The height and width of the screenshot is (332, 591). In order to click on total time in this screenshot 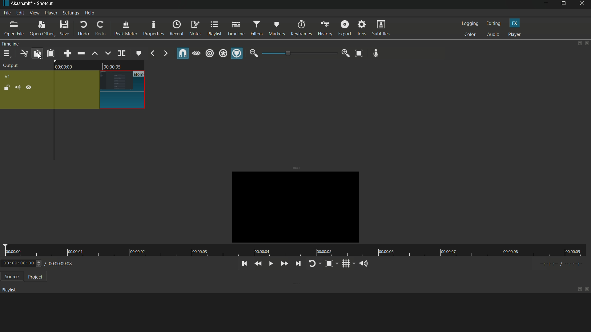, I will do `click(68, 281)`.